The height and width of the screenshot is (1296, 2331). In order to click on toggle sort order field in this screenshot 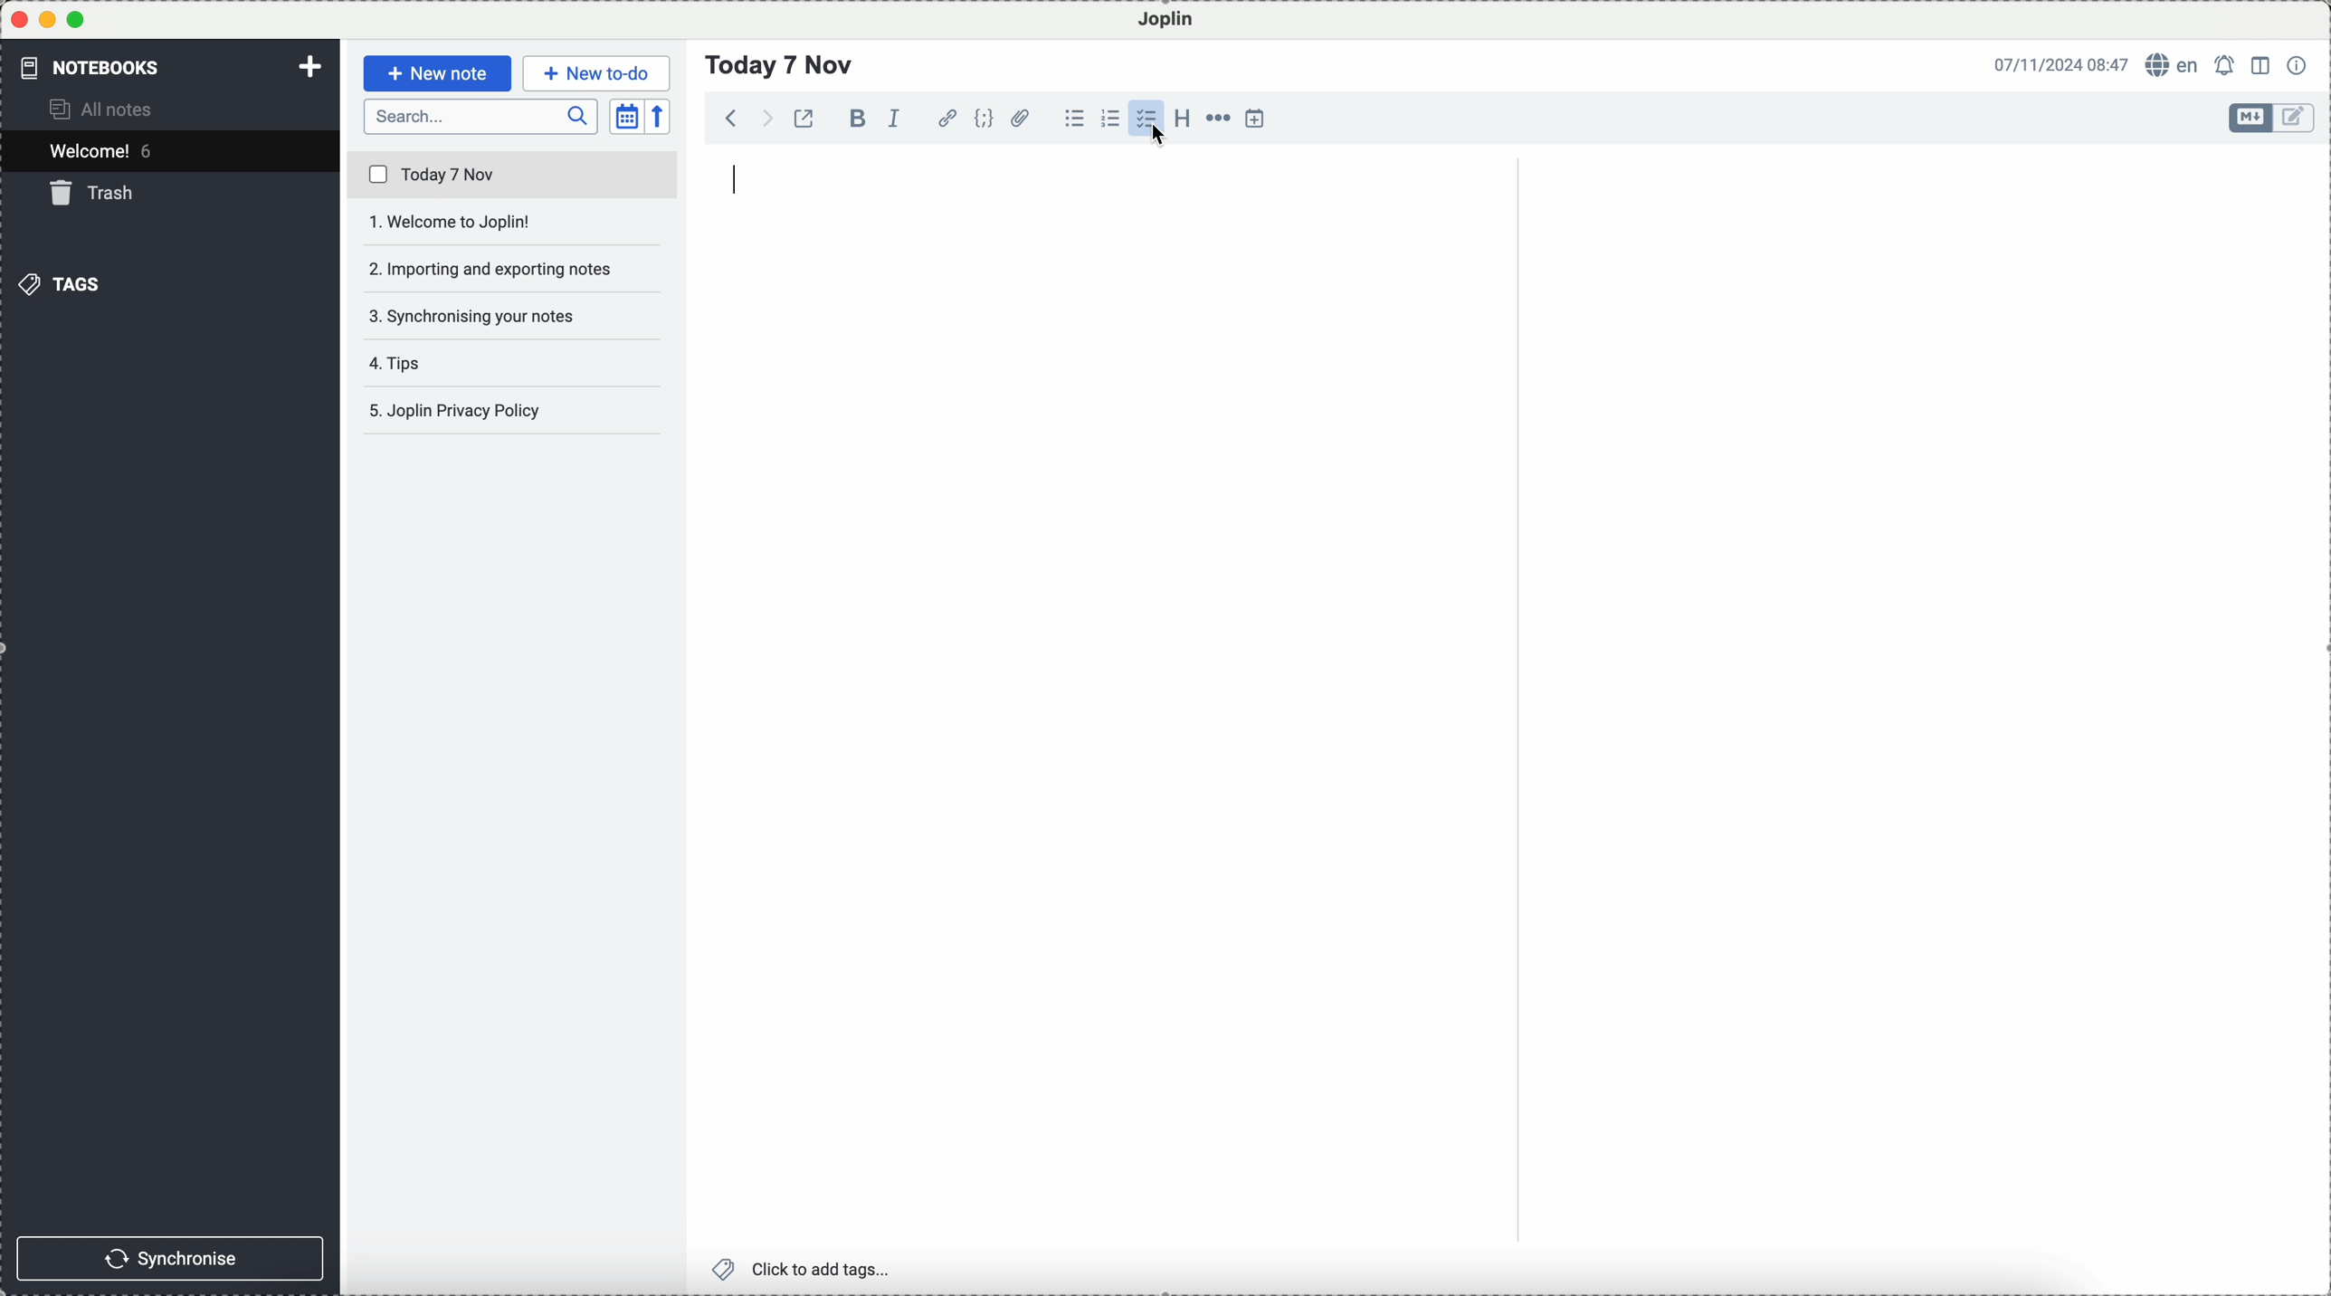, I will do `click(627, 117)`.